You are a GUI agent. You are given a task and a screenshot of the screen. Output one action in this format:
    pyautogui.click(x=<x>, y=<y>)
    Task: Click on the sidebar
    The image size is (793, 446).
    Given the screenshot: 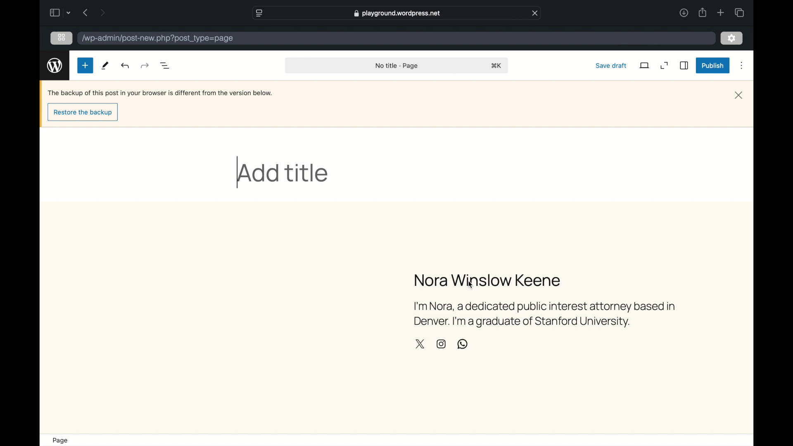 What is the action you would take?
    pyautogui.click(x=54, y=12)
    